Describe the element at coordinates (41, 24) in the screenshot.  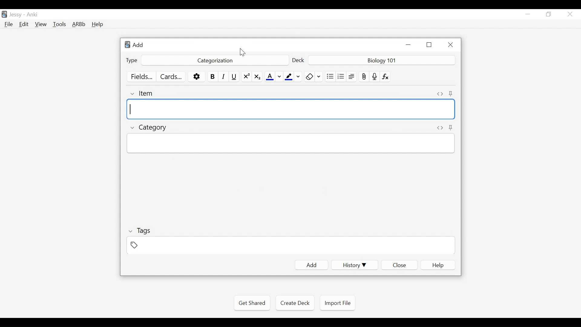
I see `View` at that location.